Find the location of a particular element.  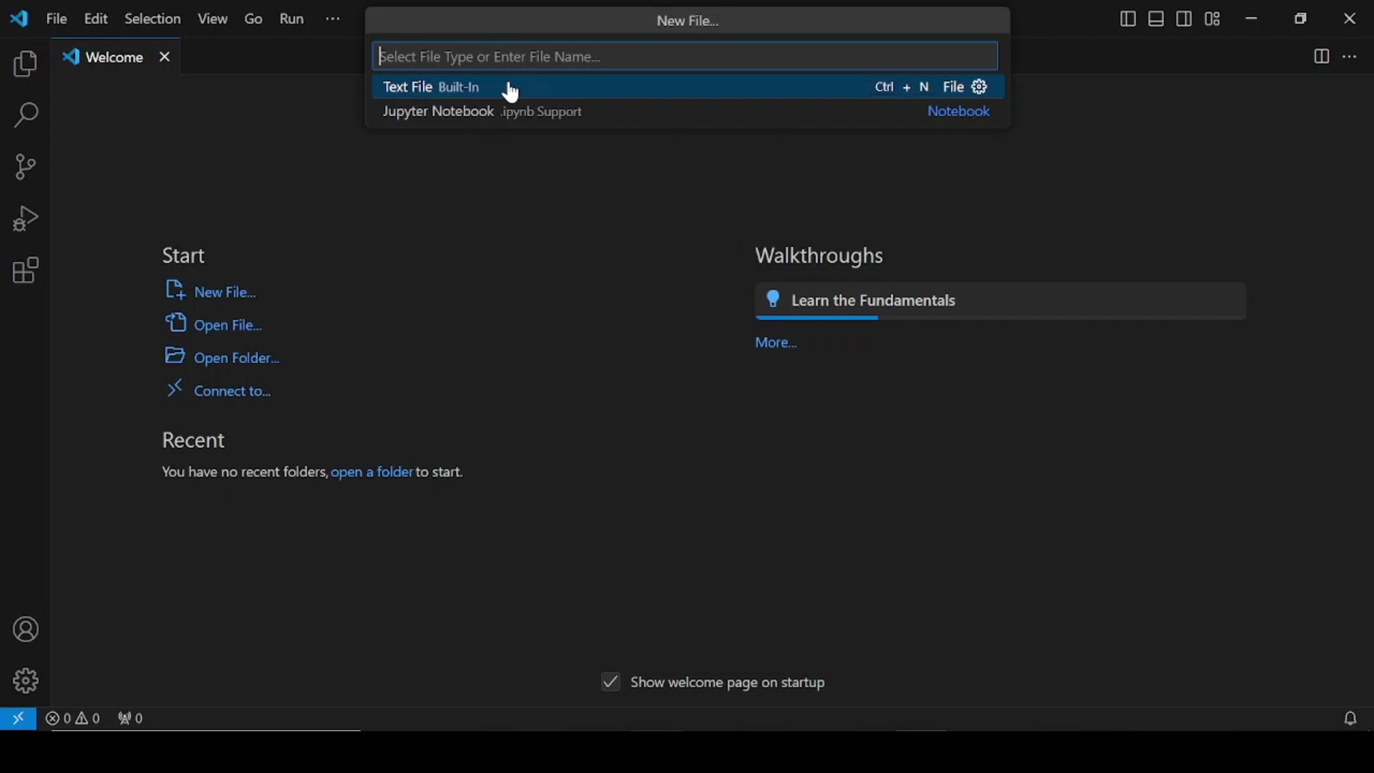

elect File Type or Enter File Name... is located at coordinates (501, 56).